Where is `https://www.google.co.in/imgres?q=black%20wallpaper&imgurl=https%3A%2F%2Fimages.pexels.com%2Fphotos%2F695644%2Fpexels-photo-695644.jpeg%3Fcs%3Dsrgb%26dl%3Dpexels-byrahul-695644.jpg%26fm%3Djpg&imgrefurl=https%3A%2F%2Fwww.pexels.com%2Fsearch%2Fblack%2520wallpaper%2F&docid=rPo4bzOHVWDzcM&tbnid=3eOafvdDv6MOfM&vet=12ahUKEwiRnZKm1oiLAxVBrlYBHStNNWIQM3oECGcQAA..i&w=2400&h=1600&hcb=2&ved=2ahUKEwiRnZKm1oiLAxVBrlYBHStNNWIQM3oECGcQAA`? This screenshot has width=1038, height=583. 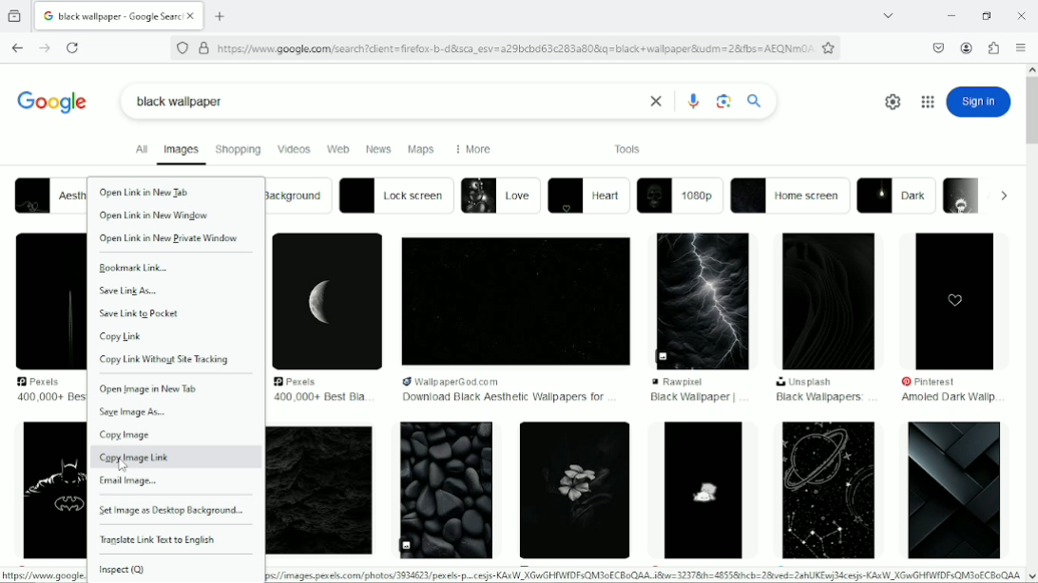
https://www.google.co.in/imgres?q=black%20wallpaper&imgurl=https%3A%2F%2Fimages.pexels.com%2Fphotos%2F695644%2Fpexels-photo-695644.jpeg%3Fcs%3Dsrgb%26dl%3Dpexels-byrahul-695644.jpg%26fm%3Djpg&imgrefurl=https%3A%2F%2Fwww.pexels.com%2Fsearch%2Fblack%2520wallpaper%2F&docid=rPo4bzOHVWDzcM&tbnid=3eOafvdDv6MOfM&vet=12ahUKEwiRnZKm1oiLAxVBrlYBHStNNWIQM3oECGcQAA..i&w=2400&h=1600&hcb=2&ved=2ahUKEwiRnZKm1oiLAxVBrlYBHStNNWIQM3oECGcQAA is located at coordinates (644, 574).